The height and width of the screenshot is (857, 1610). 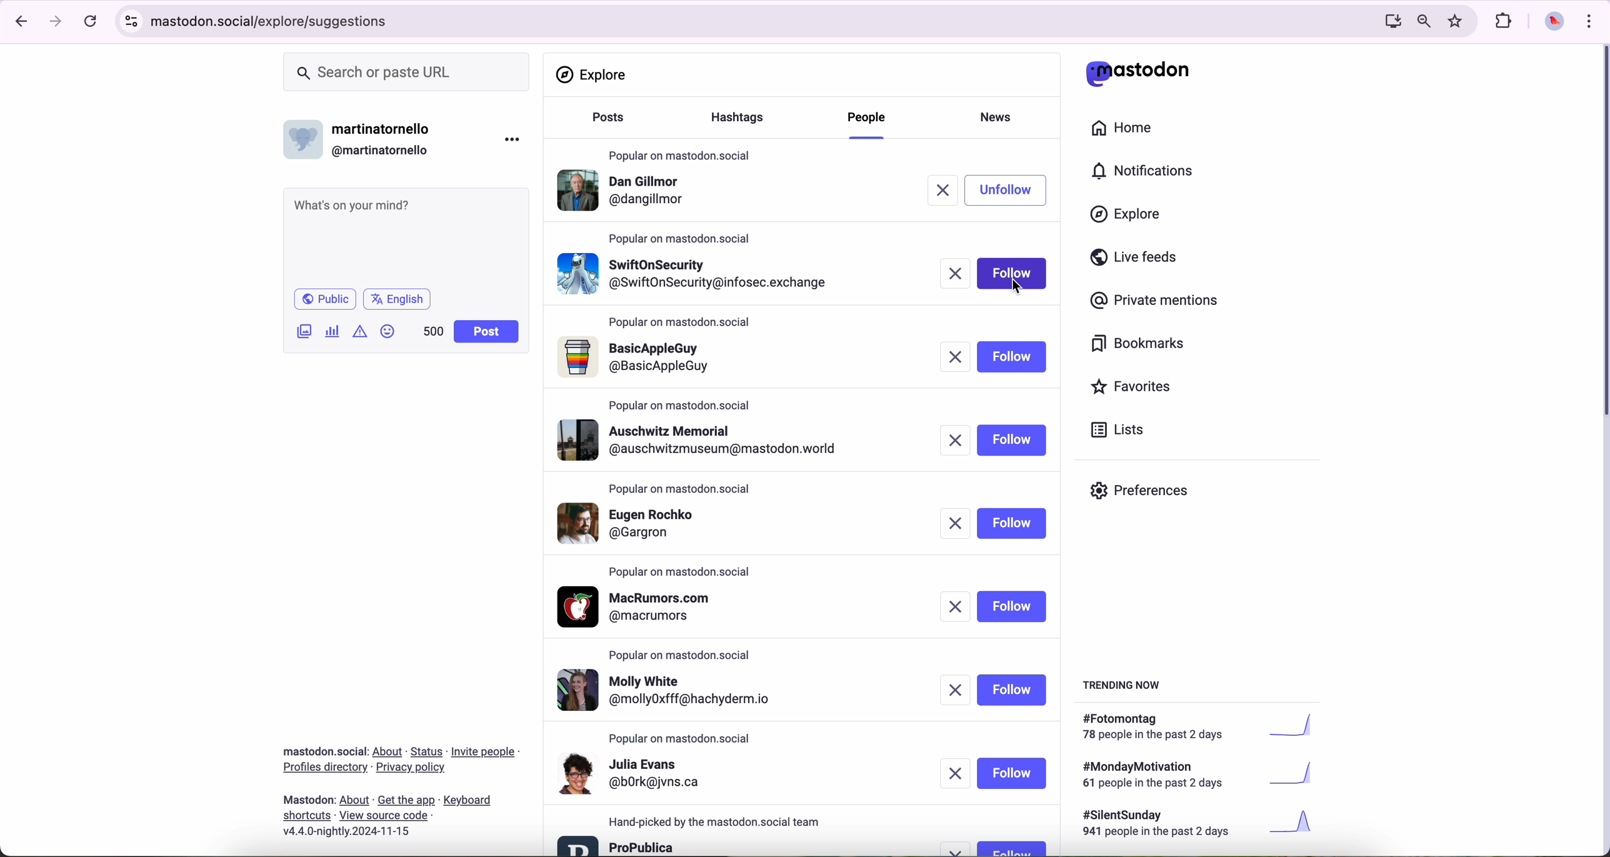 What do you see at coordinates (1201, 825) in the screenshot?
I see `#silentsunday` at bounding box center [1201, 825].